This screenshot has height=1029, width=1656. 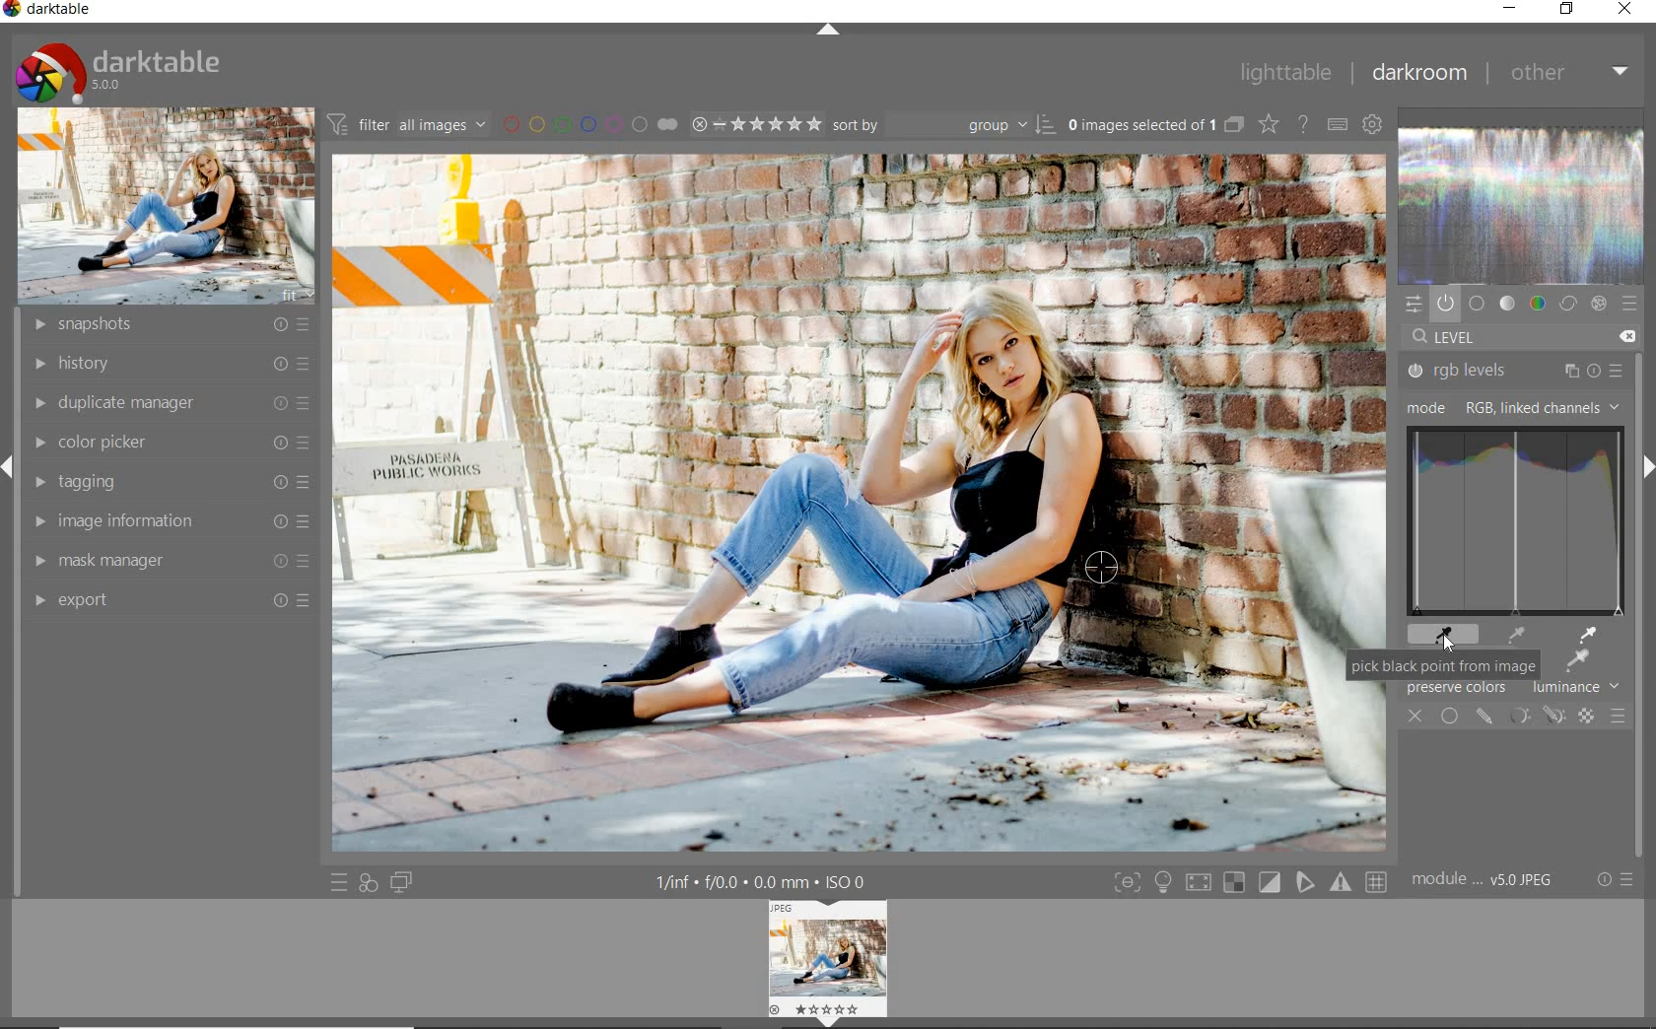 What do you see at coordinates (1375, 125) in the screenshot?
I see `show global preferences` at bounding box center [1375, 125].